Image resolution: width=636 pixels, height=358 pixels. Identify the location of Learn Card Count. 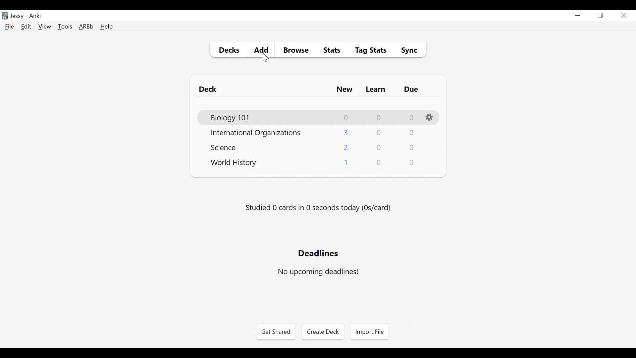
(378, 118).